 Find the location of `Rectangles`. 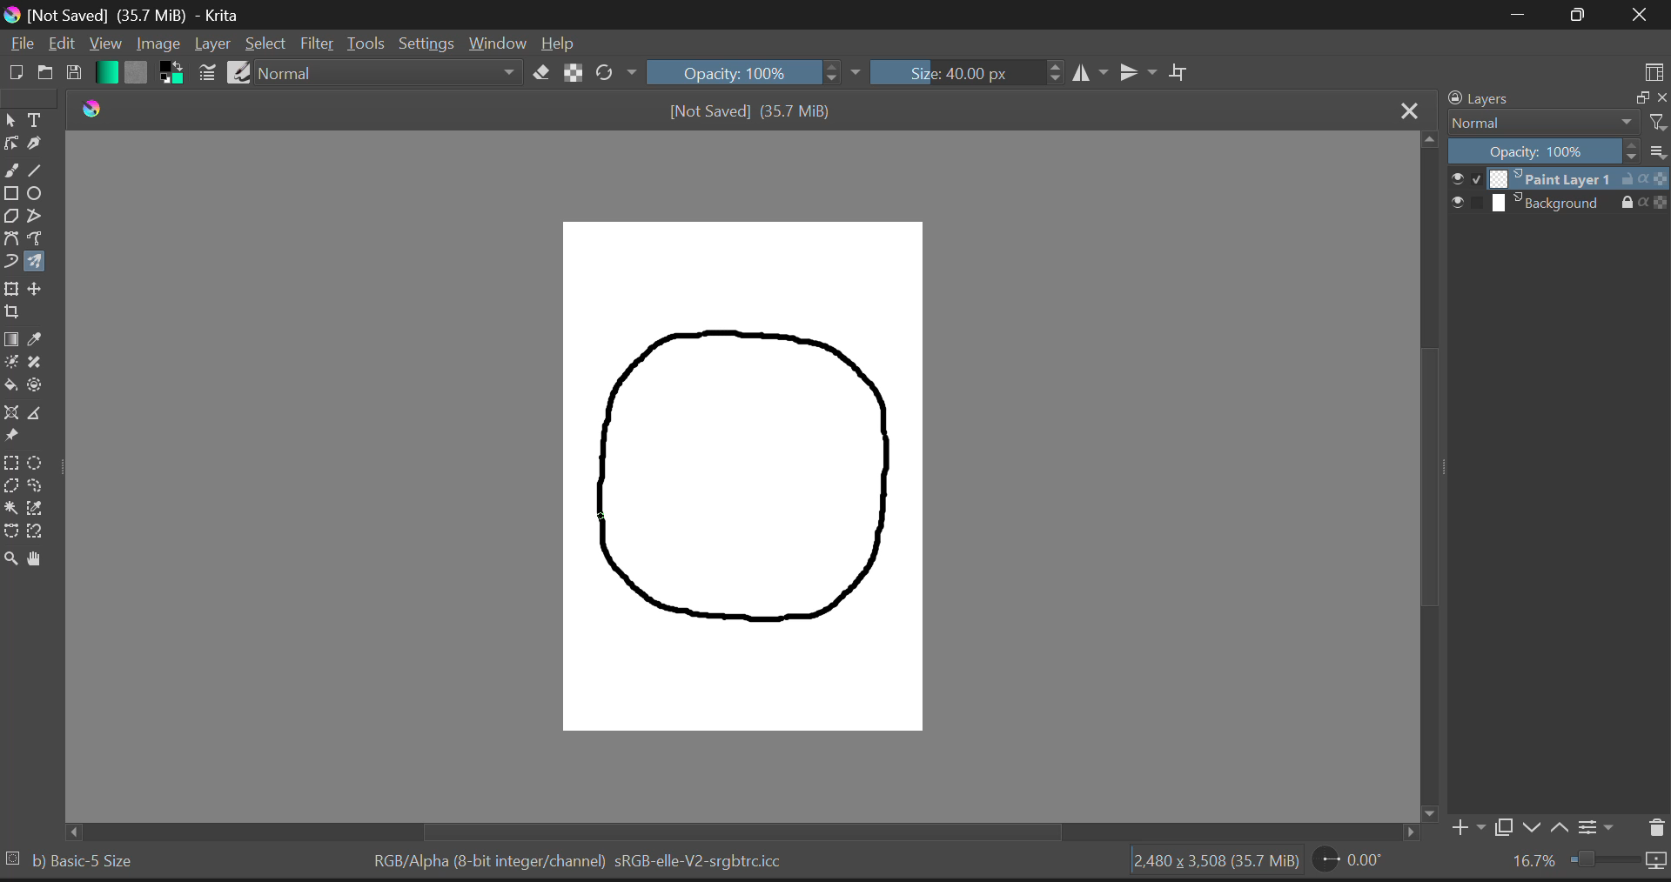

Rectangles is located at coordinates (11, 193).